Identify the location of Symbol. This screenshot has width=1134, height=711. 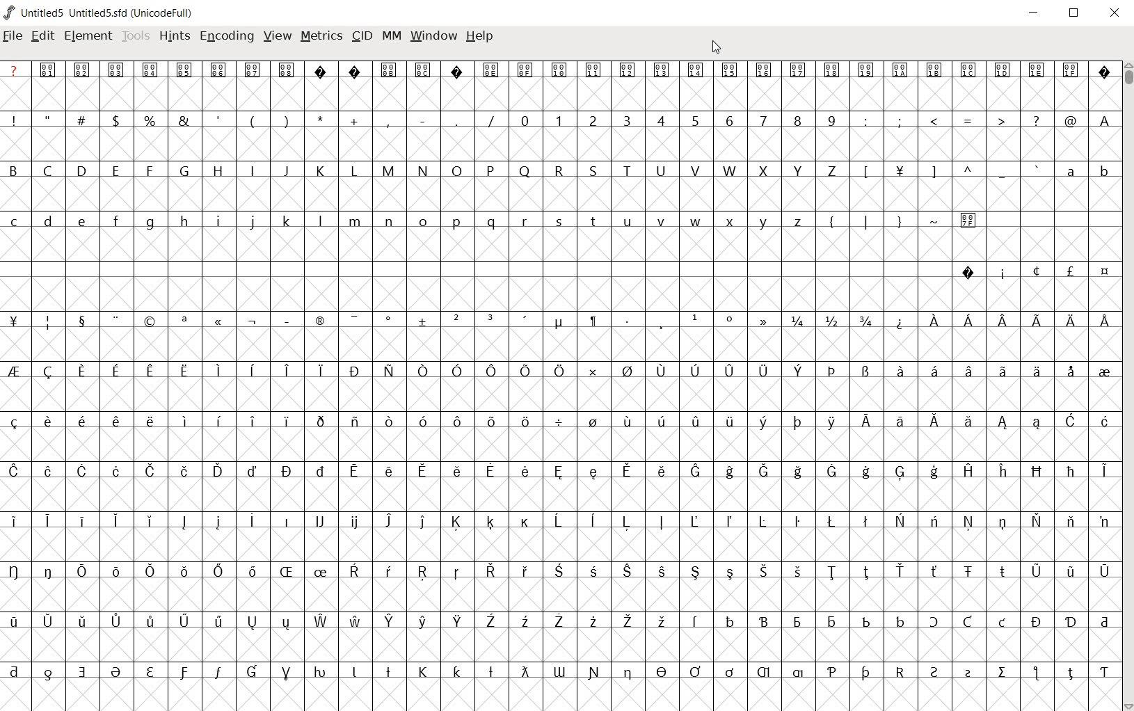
(968, 72).